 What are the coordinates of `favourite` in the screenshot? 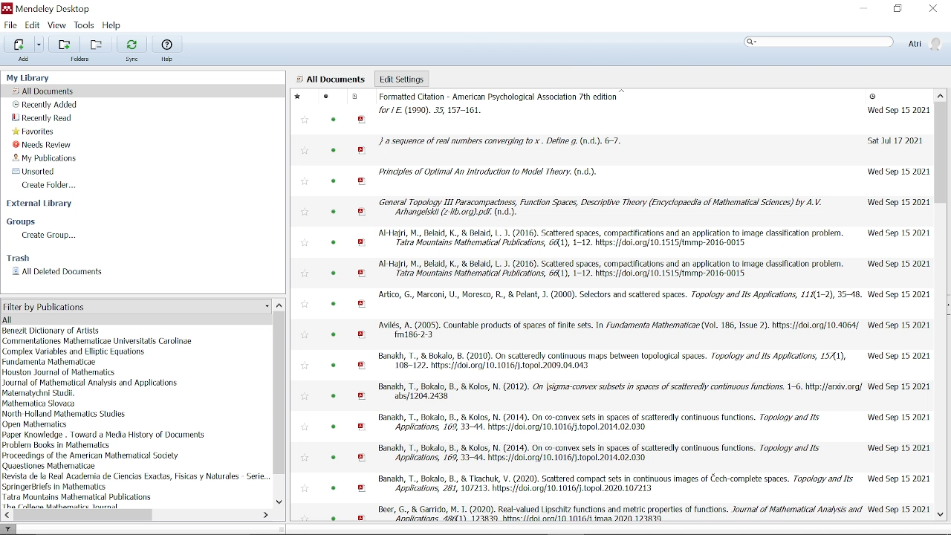 It's located at (306, 244).